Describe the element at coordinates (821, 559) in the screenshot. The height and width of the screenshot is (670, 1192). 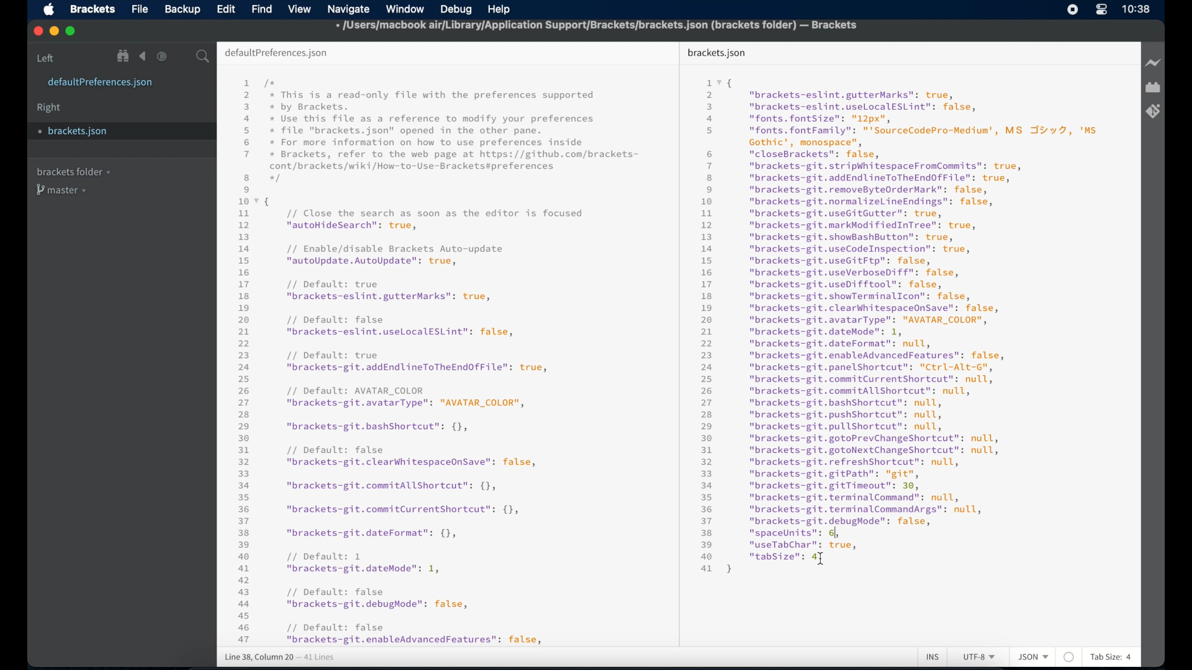
I see `I beam cursor` at that location.